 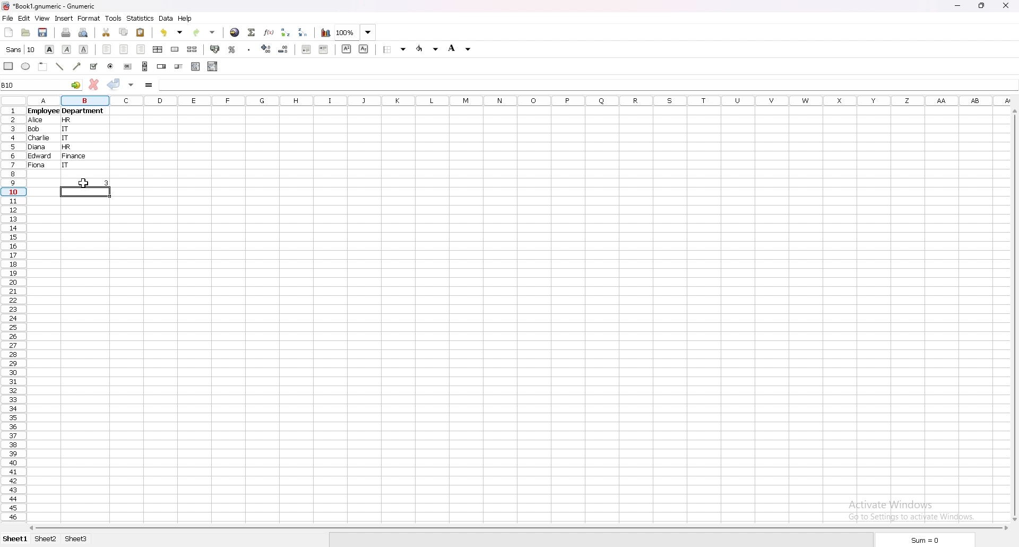 What do you see at coordinates (171, 33) in the screenshot?
I see `undo` at bounding box center [171, 33].